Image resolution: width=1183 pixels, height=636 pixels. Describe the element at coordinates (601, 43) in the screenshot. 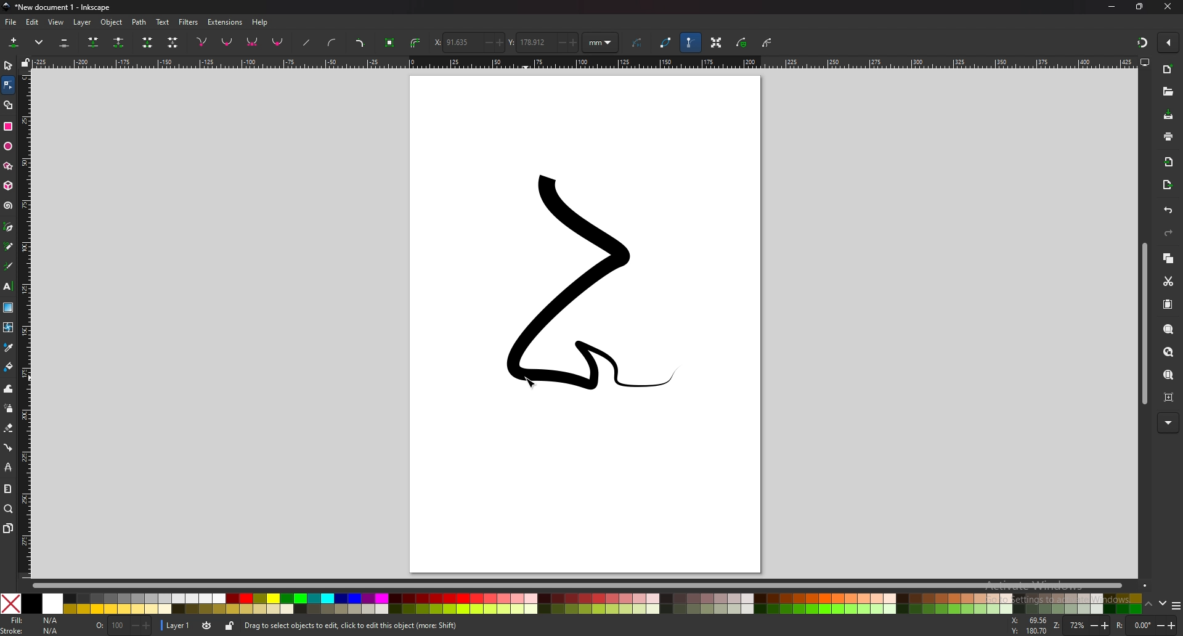

I see `units` at that location.